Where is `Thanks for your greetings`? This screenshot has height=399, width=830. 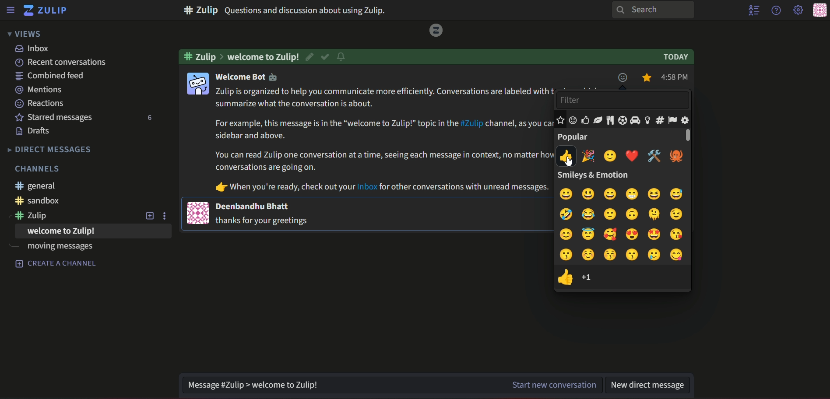 Thanks for your greetings is located at coordinates (263, 221).